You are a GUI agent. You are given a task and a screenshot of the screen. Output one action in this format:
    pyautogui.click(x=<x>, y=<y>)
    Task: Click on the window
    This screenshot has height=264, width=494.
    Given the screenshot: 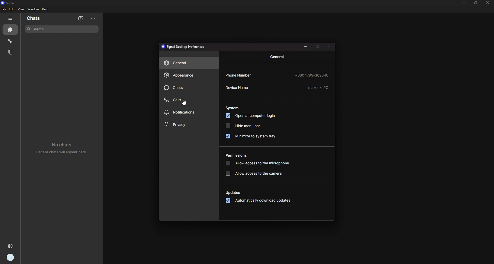 What is the action you would take?
    pyautogui.click(x=33, y=9)
    